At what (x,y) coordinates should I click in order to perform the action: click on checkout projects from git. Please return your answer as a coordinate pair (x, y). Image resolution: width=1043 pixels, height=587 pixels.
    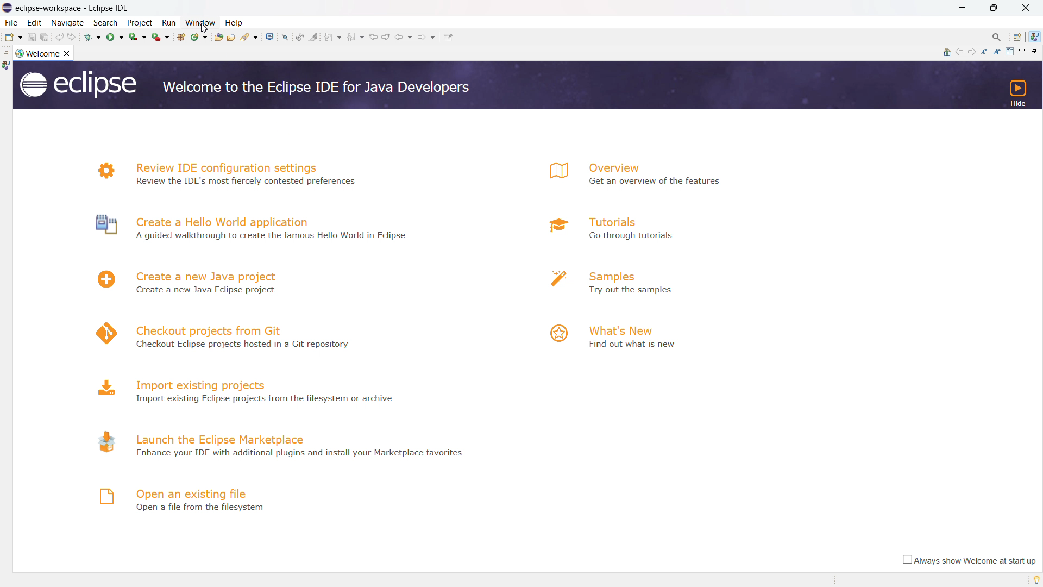
    Looking at the image, I should click on (210, 330).